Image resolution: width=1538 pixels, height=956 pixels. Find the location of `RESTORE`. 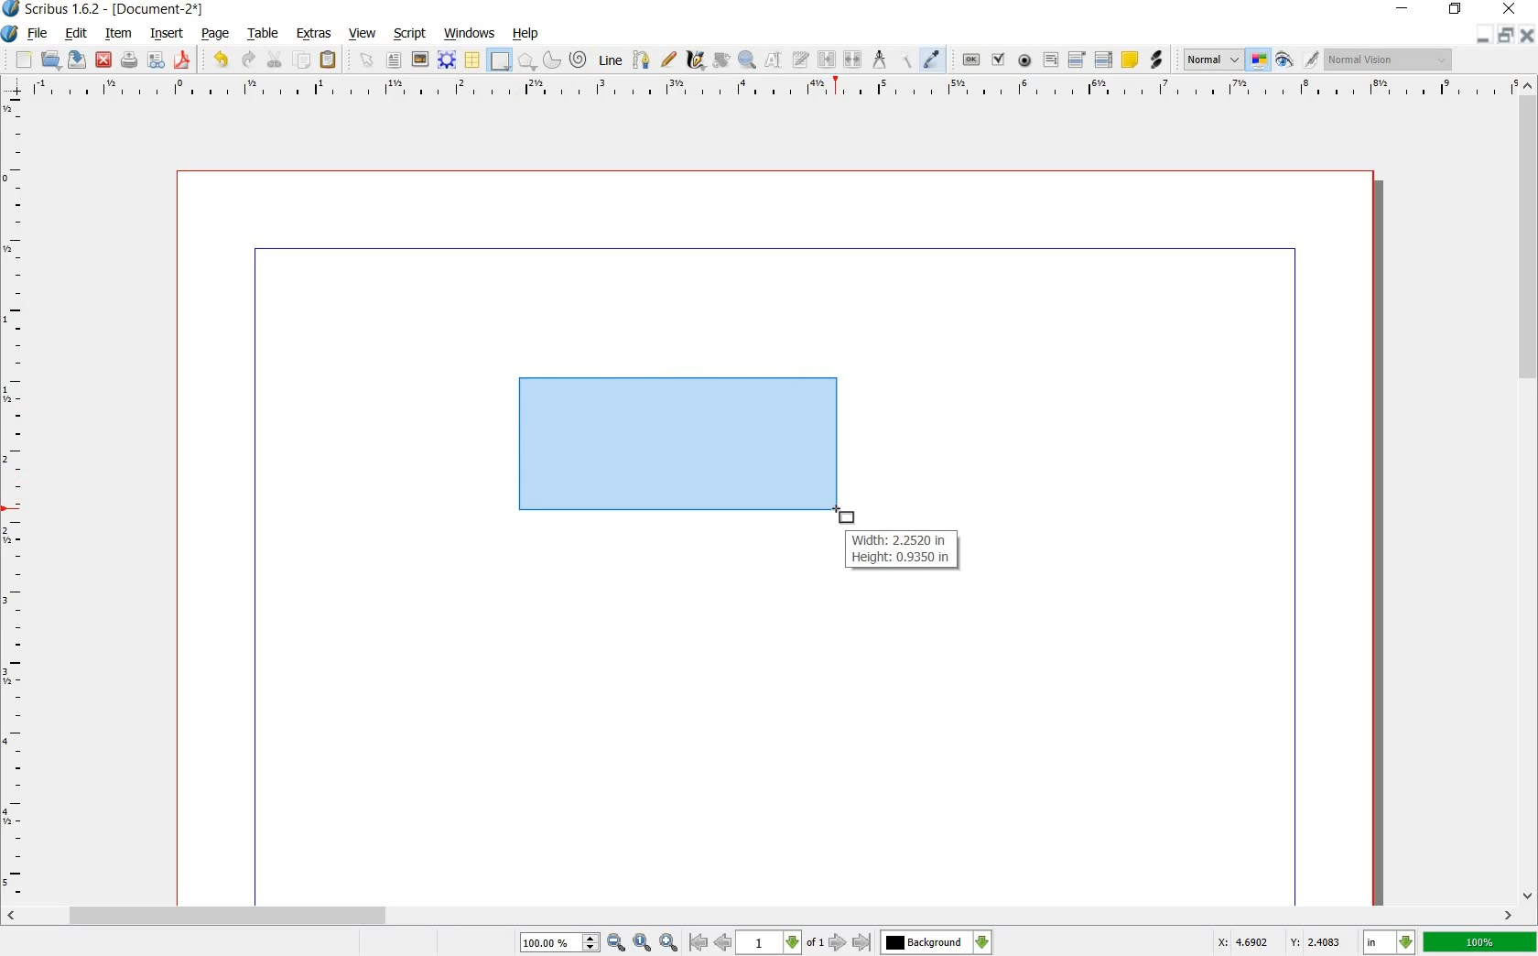

RESTORE is located at coordinates (1454, 12).